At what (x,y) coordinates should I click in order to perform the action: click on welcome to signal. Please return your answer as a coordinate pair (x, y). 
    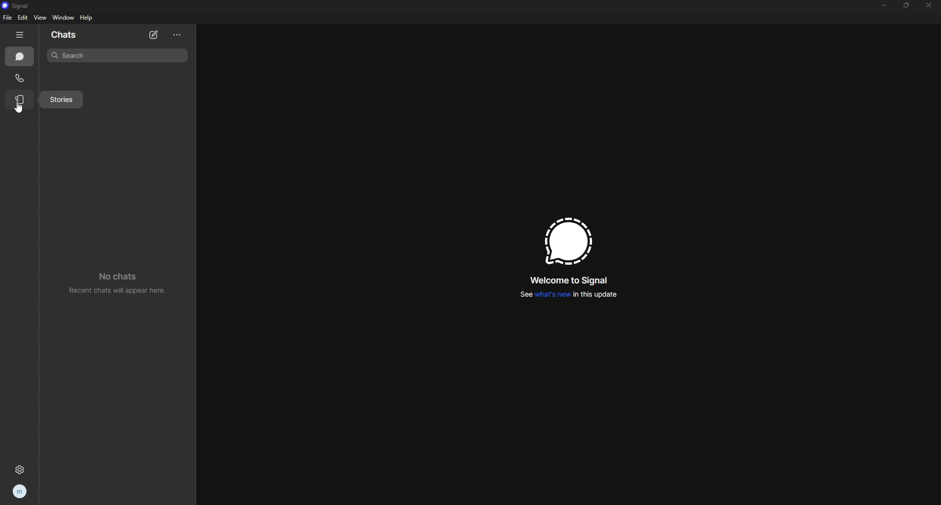
    Looking at the image, I should click on (569, 280).